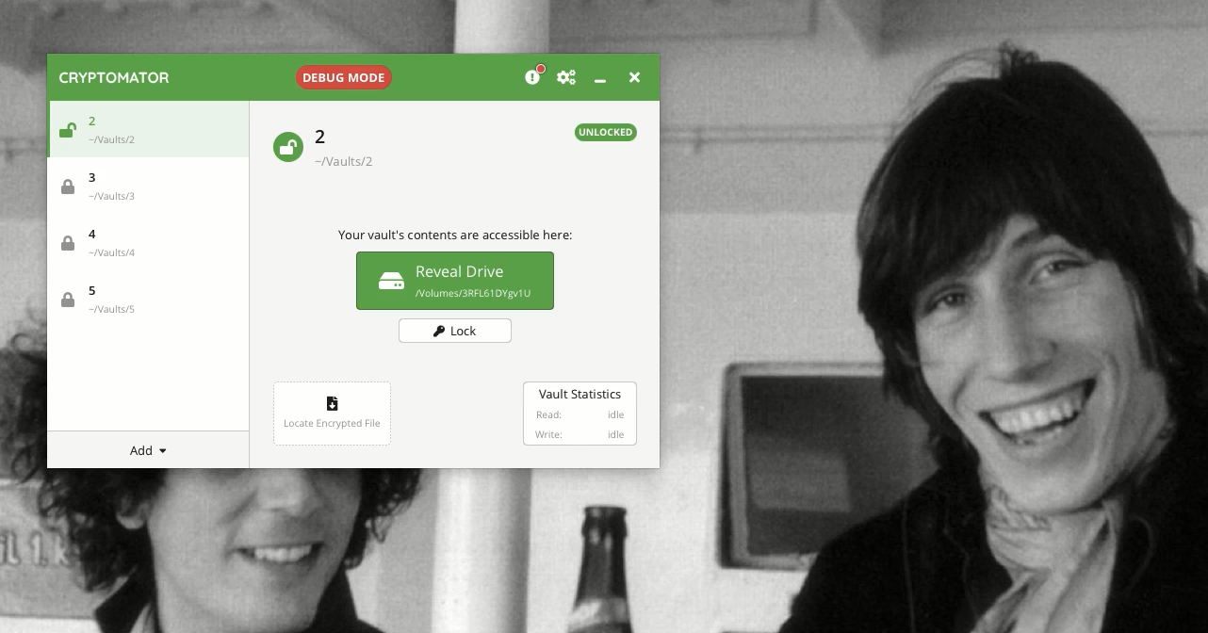 The image size is (1208, 633). I want to click on Vault 4, so click(106, 246).